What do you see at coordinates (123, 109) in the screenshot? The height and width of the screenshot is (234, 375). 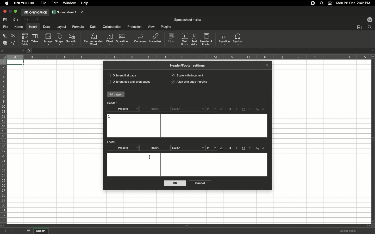 I see `Presets` at bounding box center [123, 109].